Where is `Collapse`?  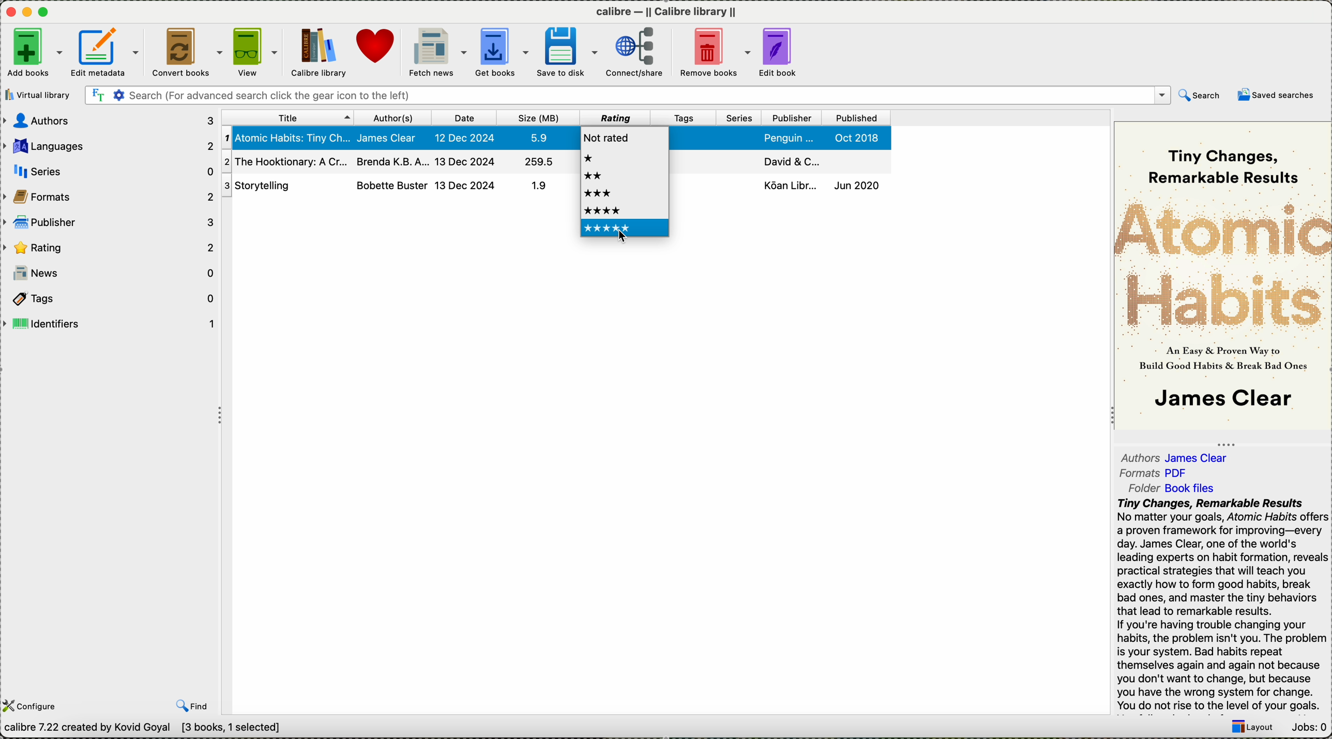
Collapse is located at coordinates (222, 417).